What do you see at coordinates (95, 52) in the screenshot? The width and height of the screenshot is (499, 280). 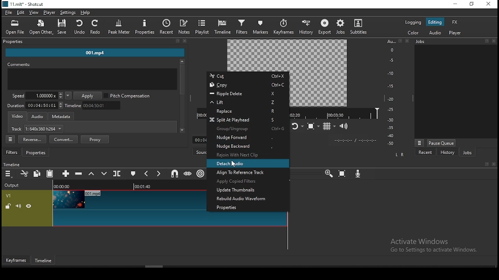 I see `001.mp4` at bounding box center [95, 52].